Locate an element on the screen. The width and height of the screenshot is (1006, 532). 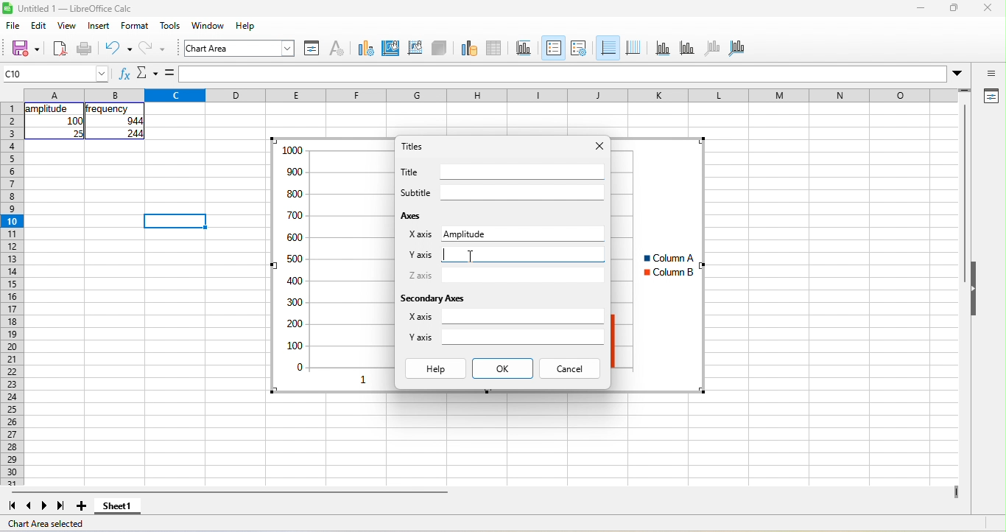
chart area  is located at coordinates (391, 49).